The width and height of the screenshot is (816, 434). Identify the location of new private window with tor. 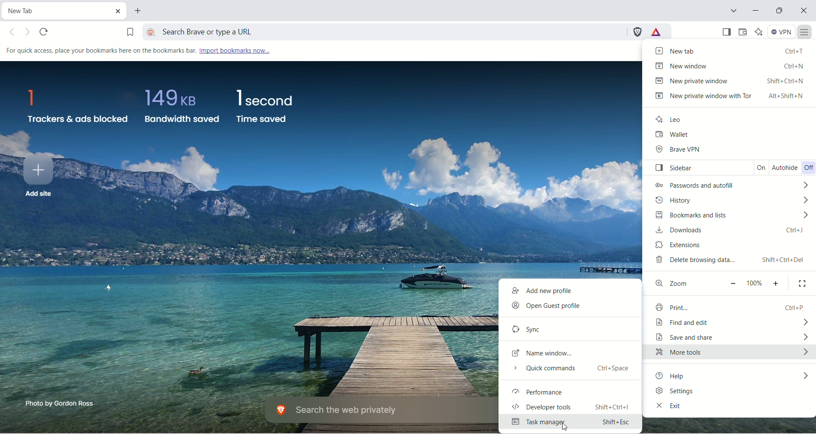
(731, 97).